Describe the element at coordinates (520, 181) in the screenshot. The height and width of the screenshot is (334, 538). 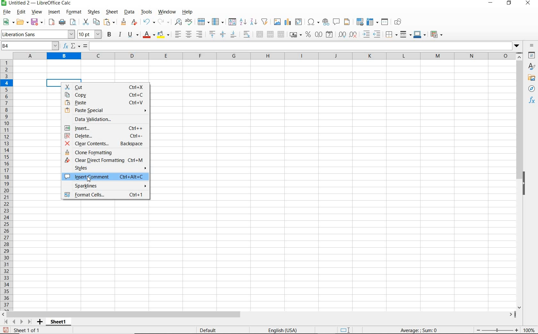
I see `scrollbar` at that location.